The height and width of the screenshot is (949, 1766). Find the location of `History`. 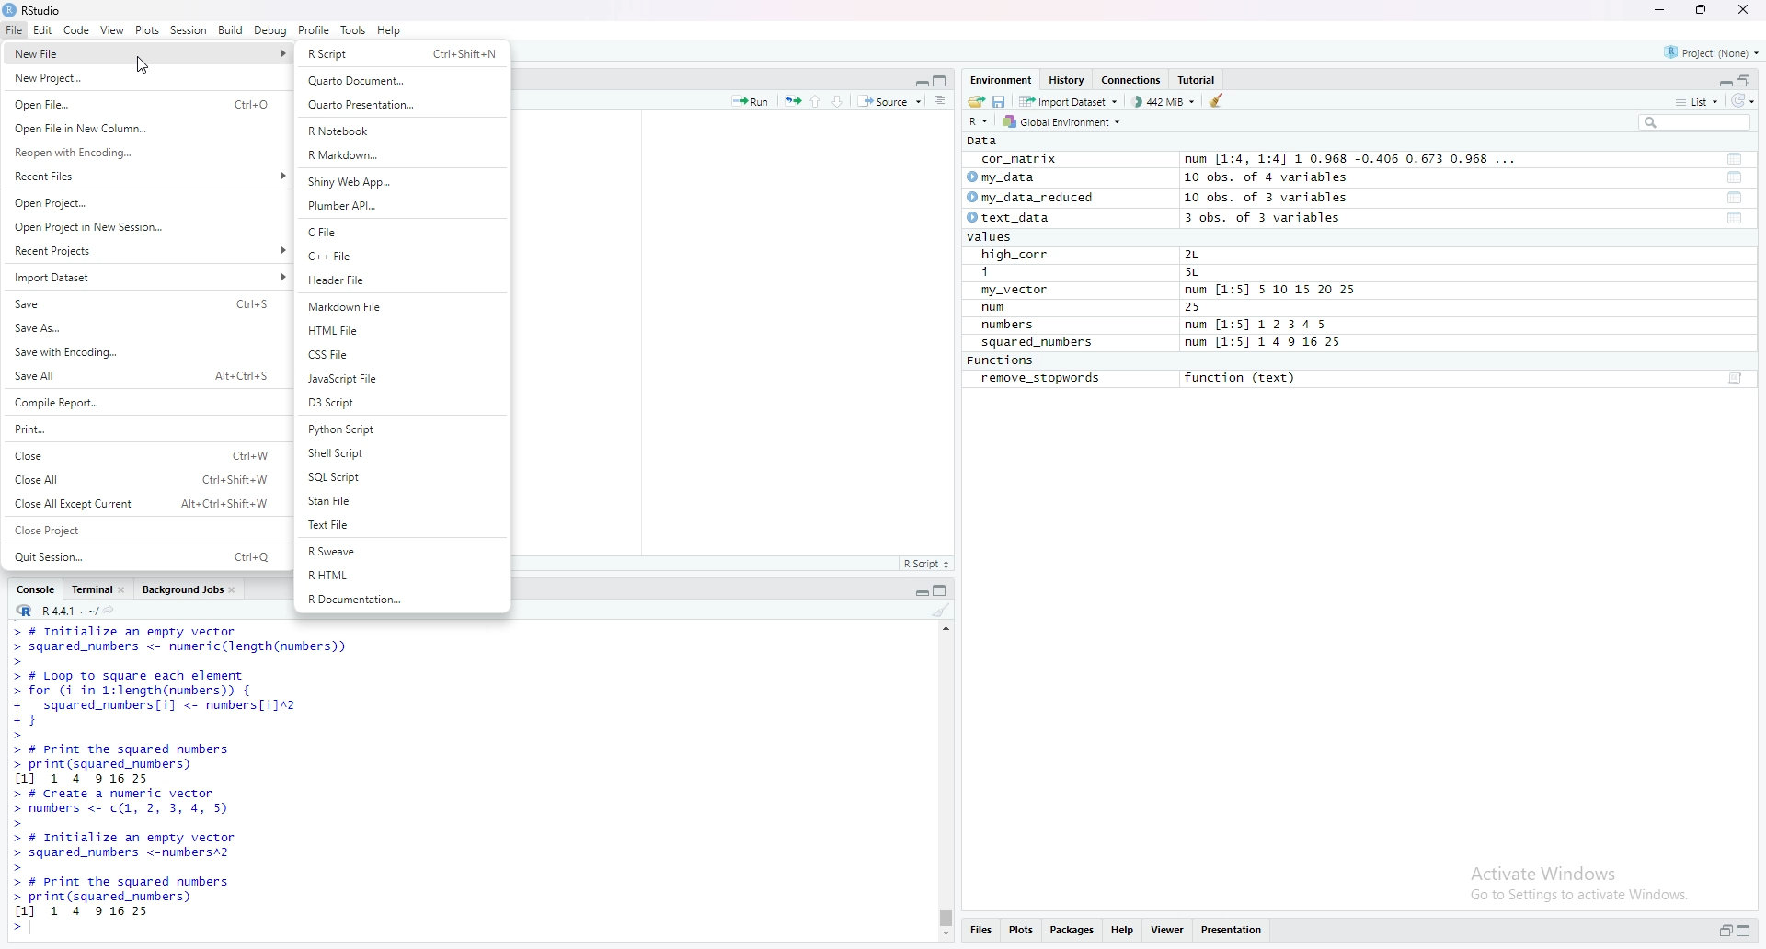

History is located at coordinates (1068, 79).